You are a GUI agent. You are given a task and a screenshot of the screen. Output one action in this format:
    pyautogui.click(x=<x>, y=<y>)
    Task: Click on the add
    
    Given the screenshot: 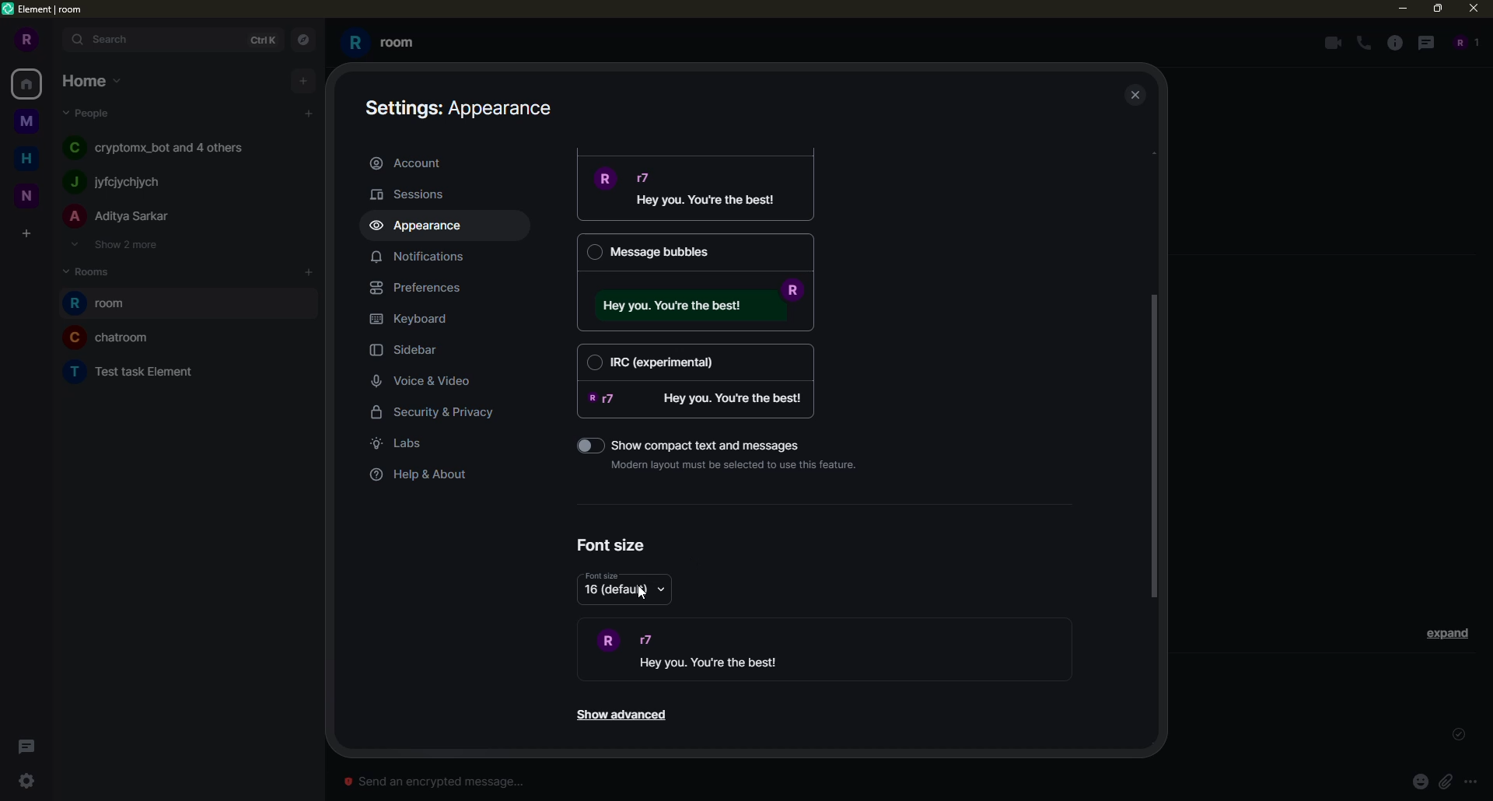 What is the action you would take?
    pyautogui.click(x=303, y=79)
    